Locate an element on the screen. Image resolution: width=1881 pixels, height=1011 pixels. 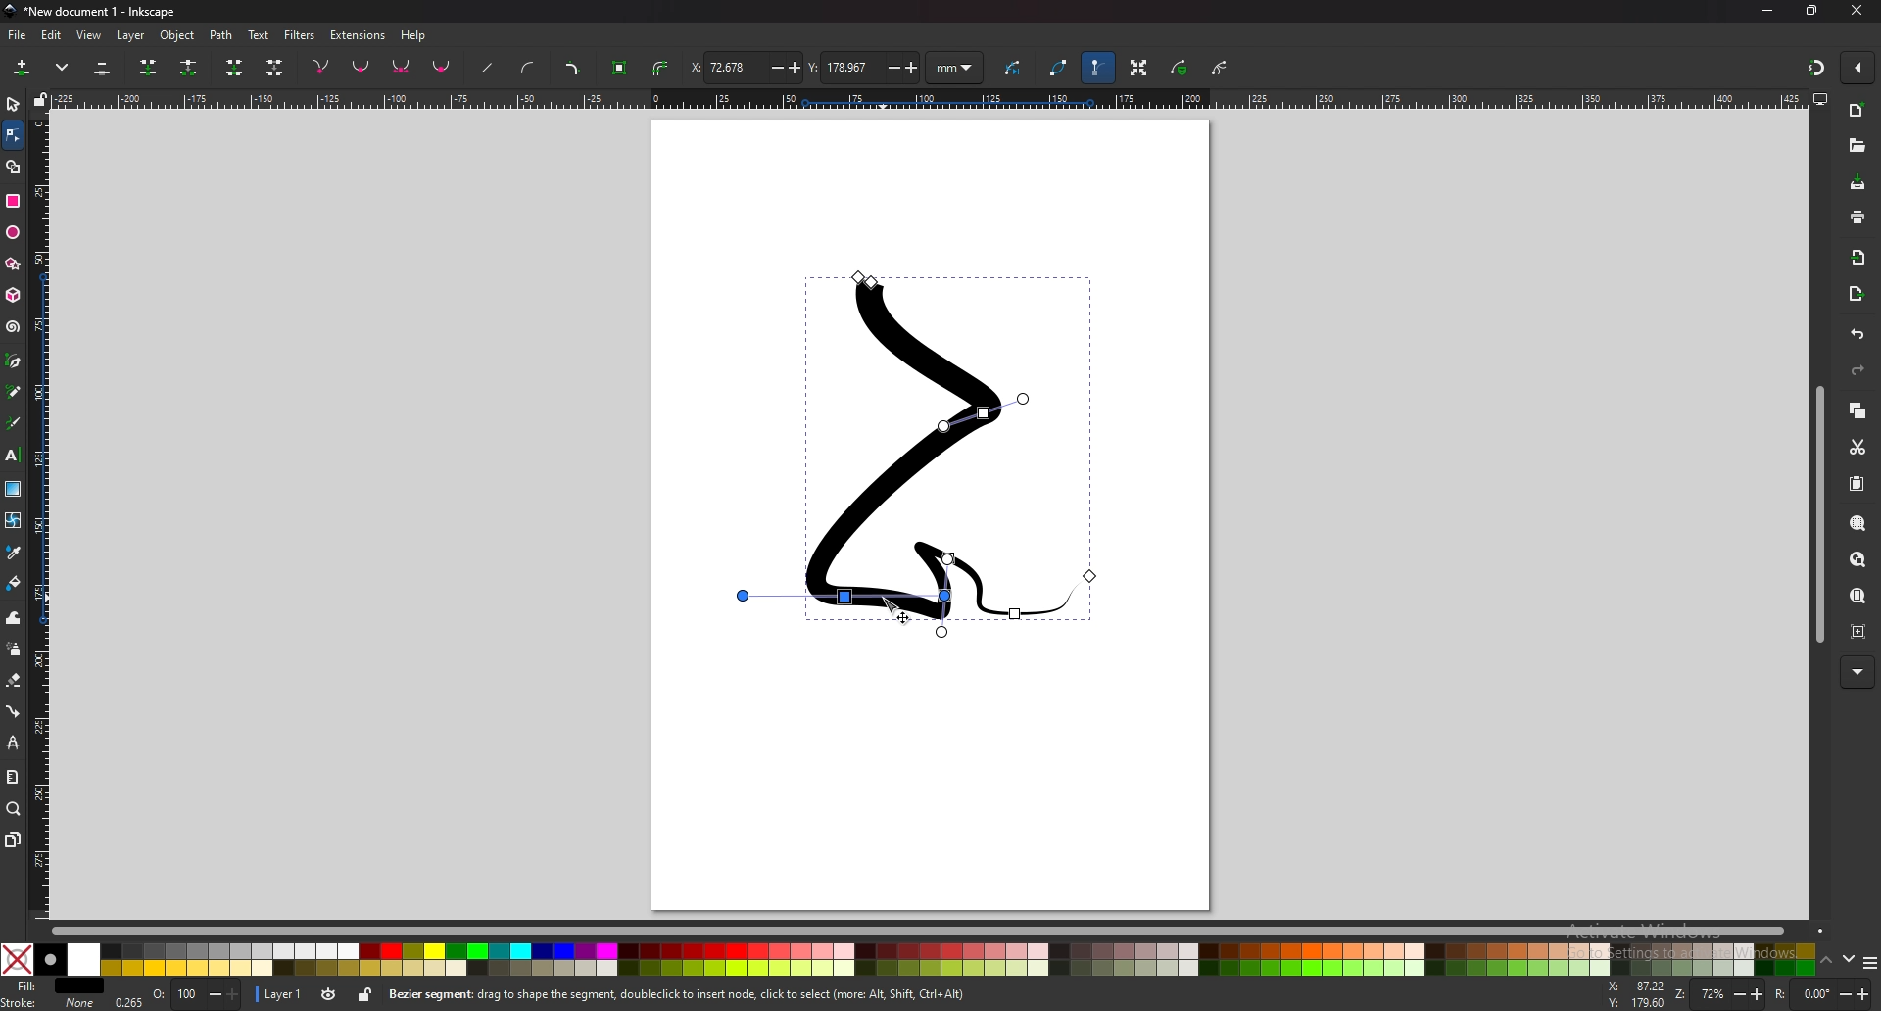
auto smooth is located at coordinates (443, 69).